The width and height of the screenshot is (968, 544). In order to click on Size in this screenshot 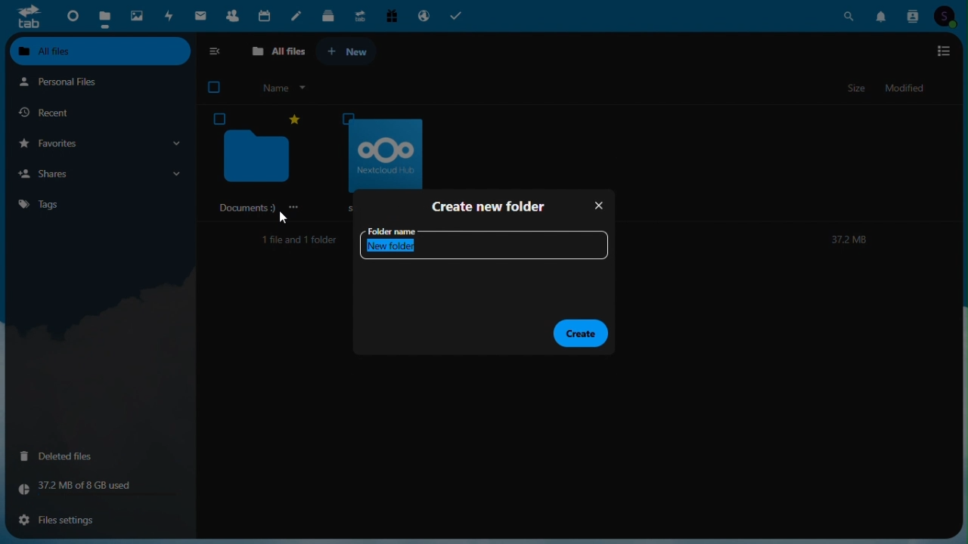, I will do `click(858, 89)`.